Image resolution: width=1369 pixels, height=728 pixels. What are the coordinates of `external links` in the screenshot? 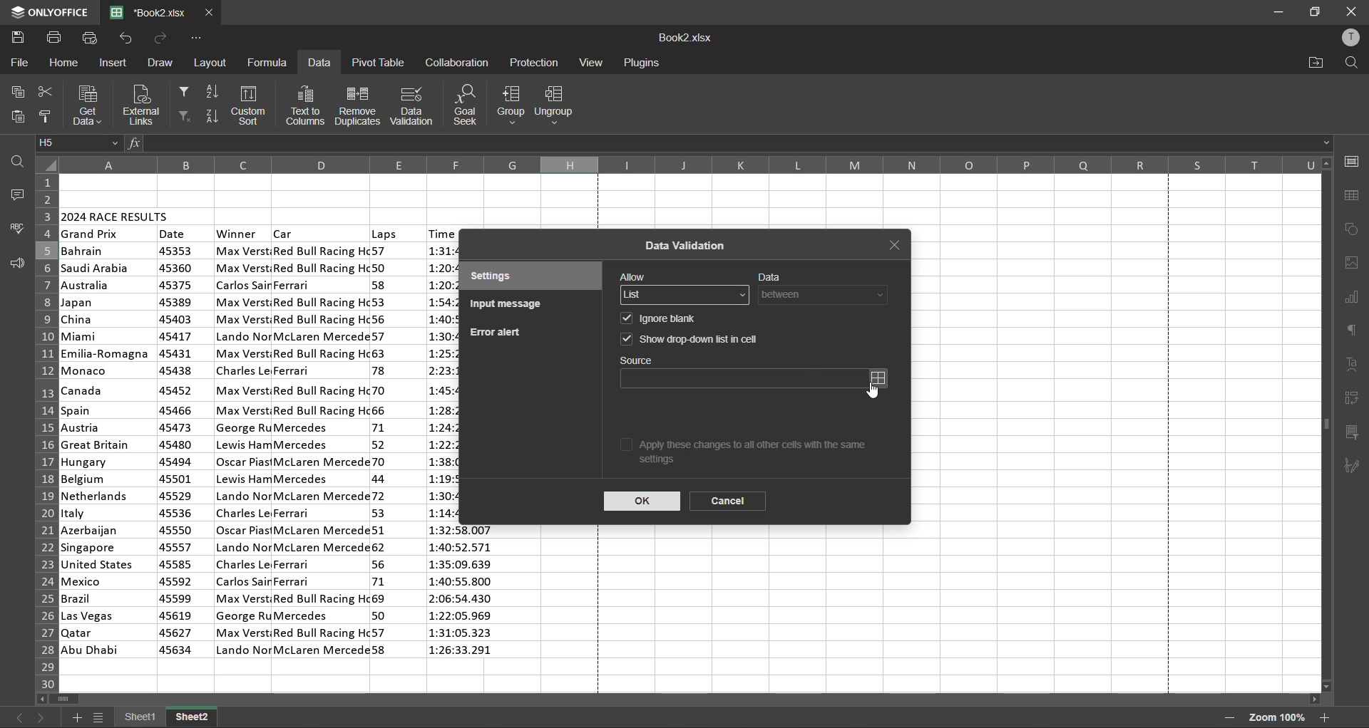 It's located at (140, 104).